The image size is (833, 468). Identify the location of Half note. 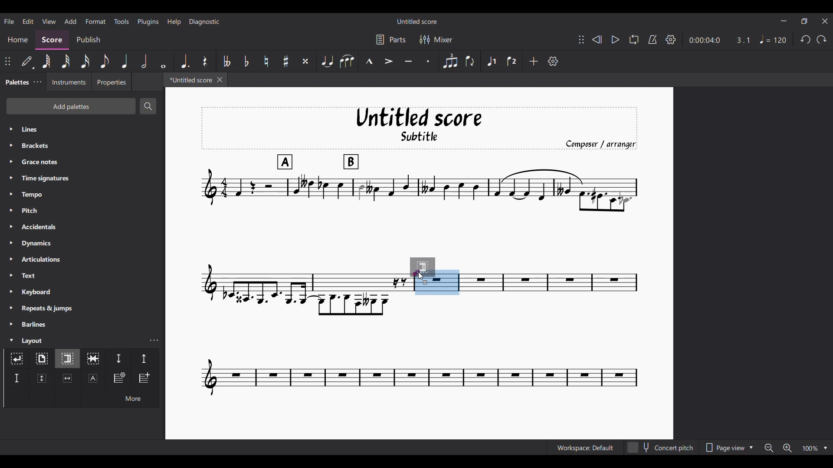
(144, 61).